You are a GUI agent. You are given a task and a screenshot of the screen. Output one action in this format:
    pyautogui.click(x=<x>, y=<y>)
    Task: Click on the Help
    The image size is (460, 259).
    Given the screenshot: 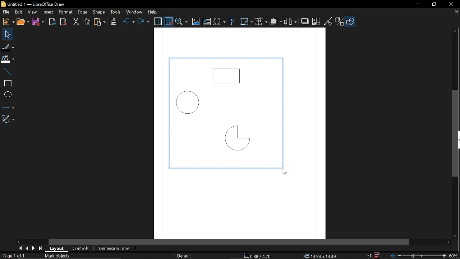 What is the action you would take?
    pyautogui.click(x=151, y=12)
    